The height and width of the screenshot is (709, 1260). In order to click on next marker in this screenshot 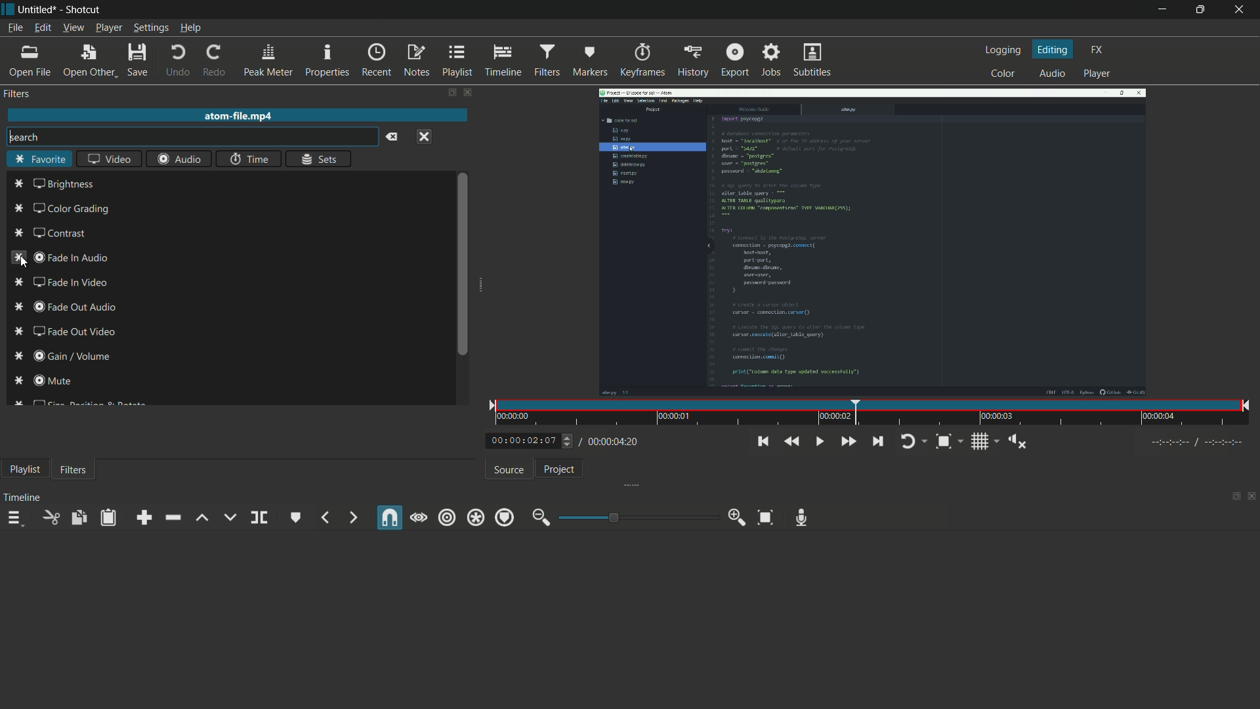, I will do `click(353, 519)`.